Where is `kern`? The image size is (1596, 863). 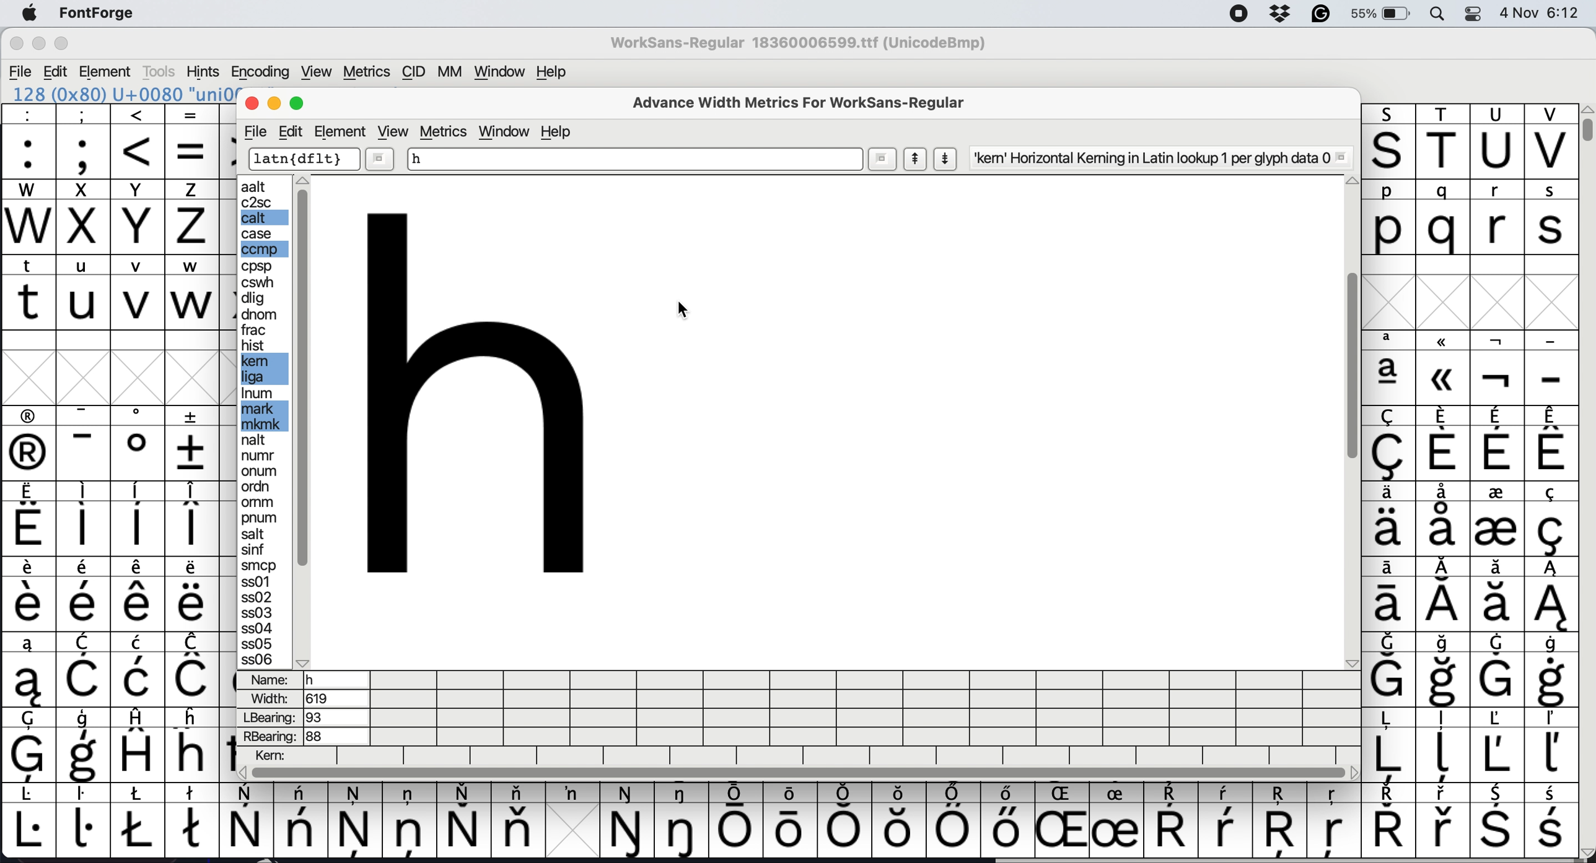 kern is located at coordinates (278, 756).